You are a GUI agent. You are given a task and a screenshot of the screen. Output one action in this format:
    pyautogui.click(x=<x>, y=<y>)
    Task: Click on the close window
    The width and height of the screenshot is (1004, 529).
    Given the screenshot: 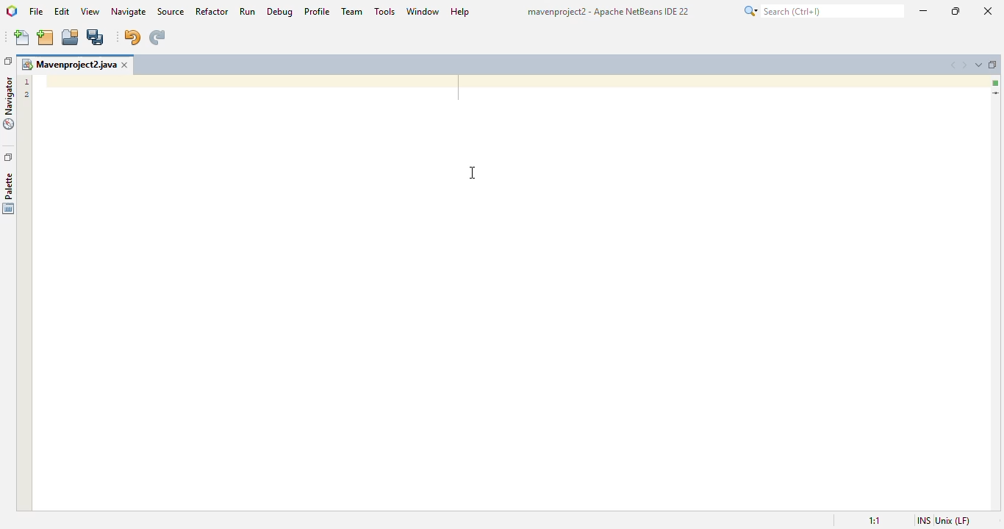 What is the action you would take?
    pyautogui.click(x=125, y=65)
    